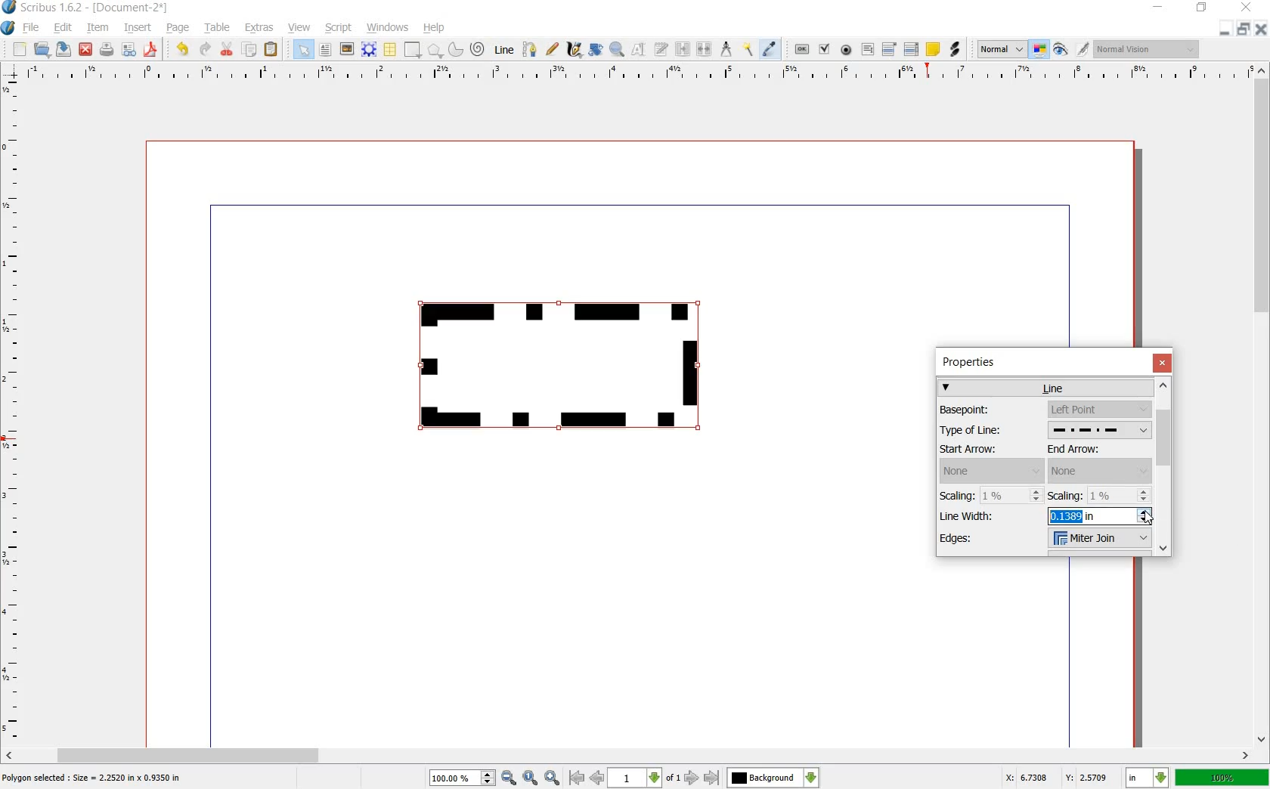  Describe the element at coordinates (13, 411) in the screenshot. I see `RULER` at that location.